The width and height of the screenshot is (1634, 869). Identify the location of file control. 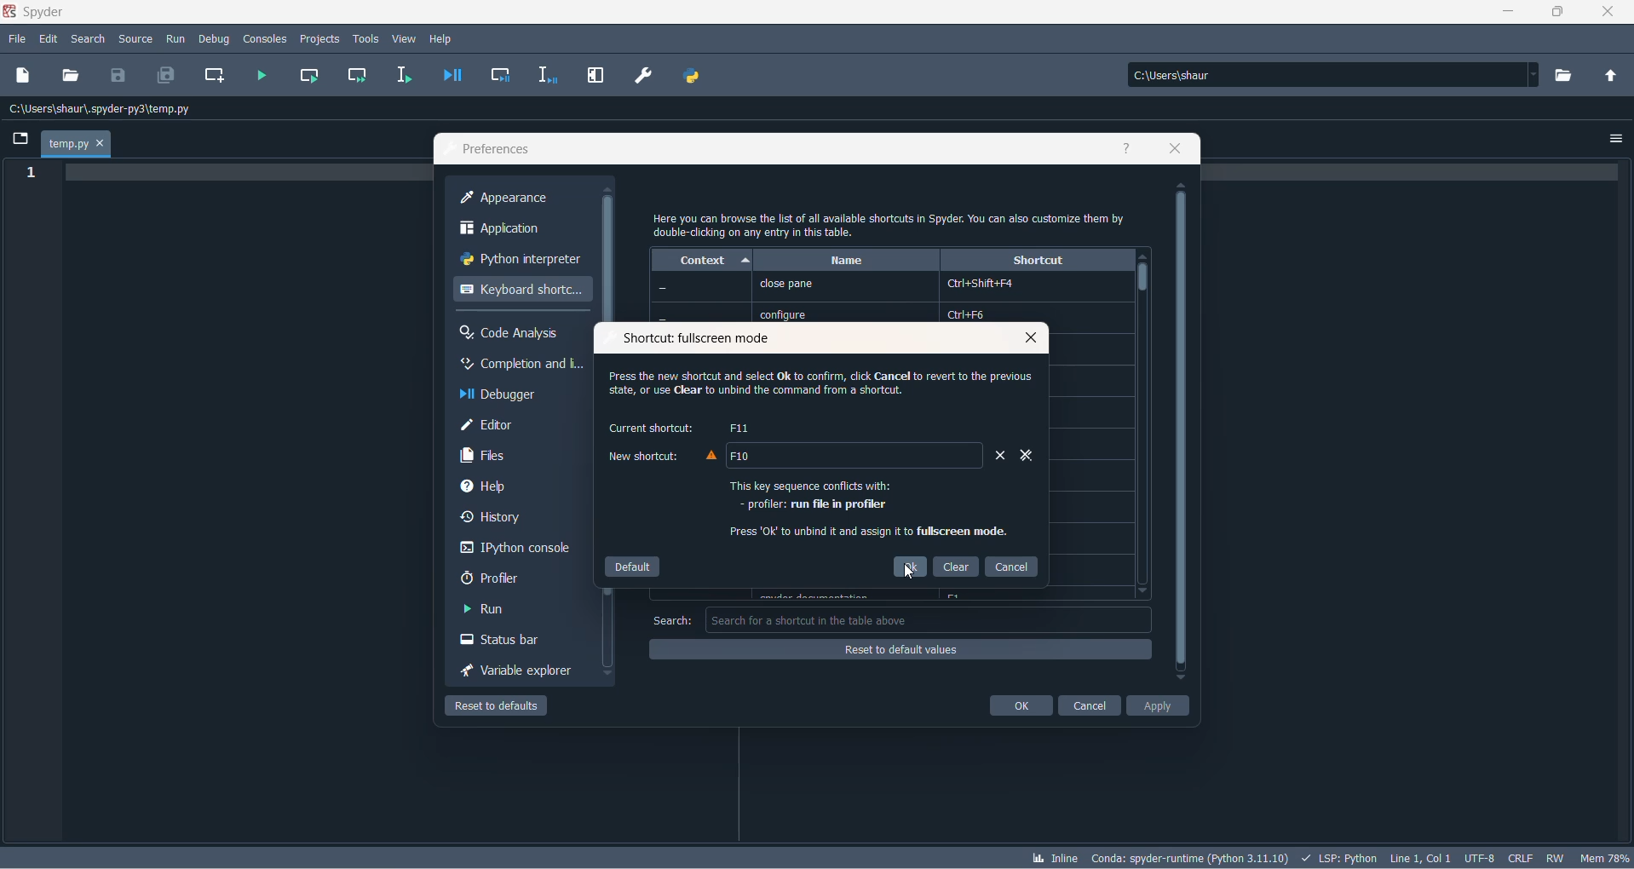
(1559, 857).